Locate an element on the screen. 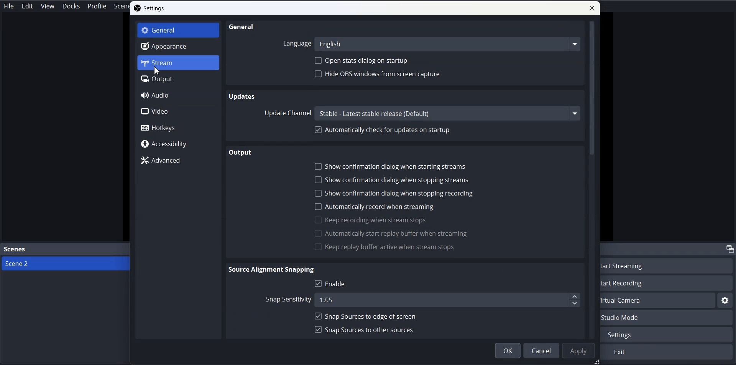 This screenshot has width=736, height=365. Profile is located at coordinates (97, 6).